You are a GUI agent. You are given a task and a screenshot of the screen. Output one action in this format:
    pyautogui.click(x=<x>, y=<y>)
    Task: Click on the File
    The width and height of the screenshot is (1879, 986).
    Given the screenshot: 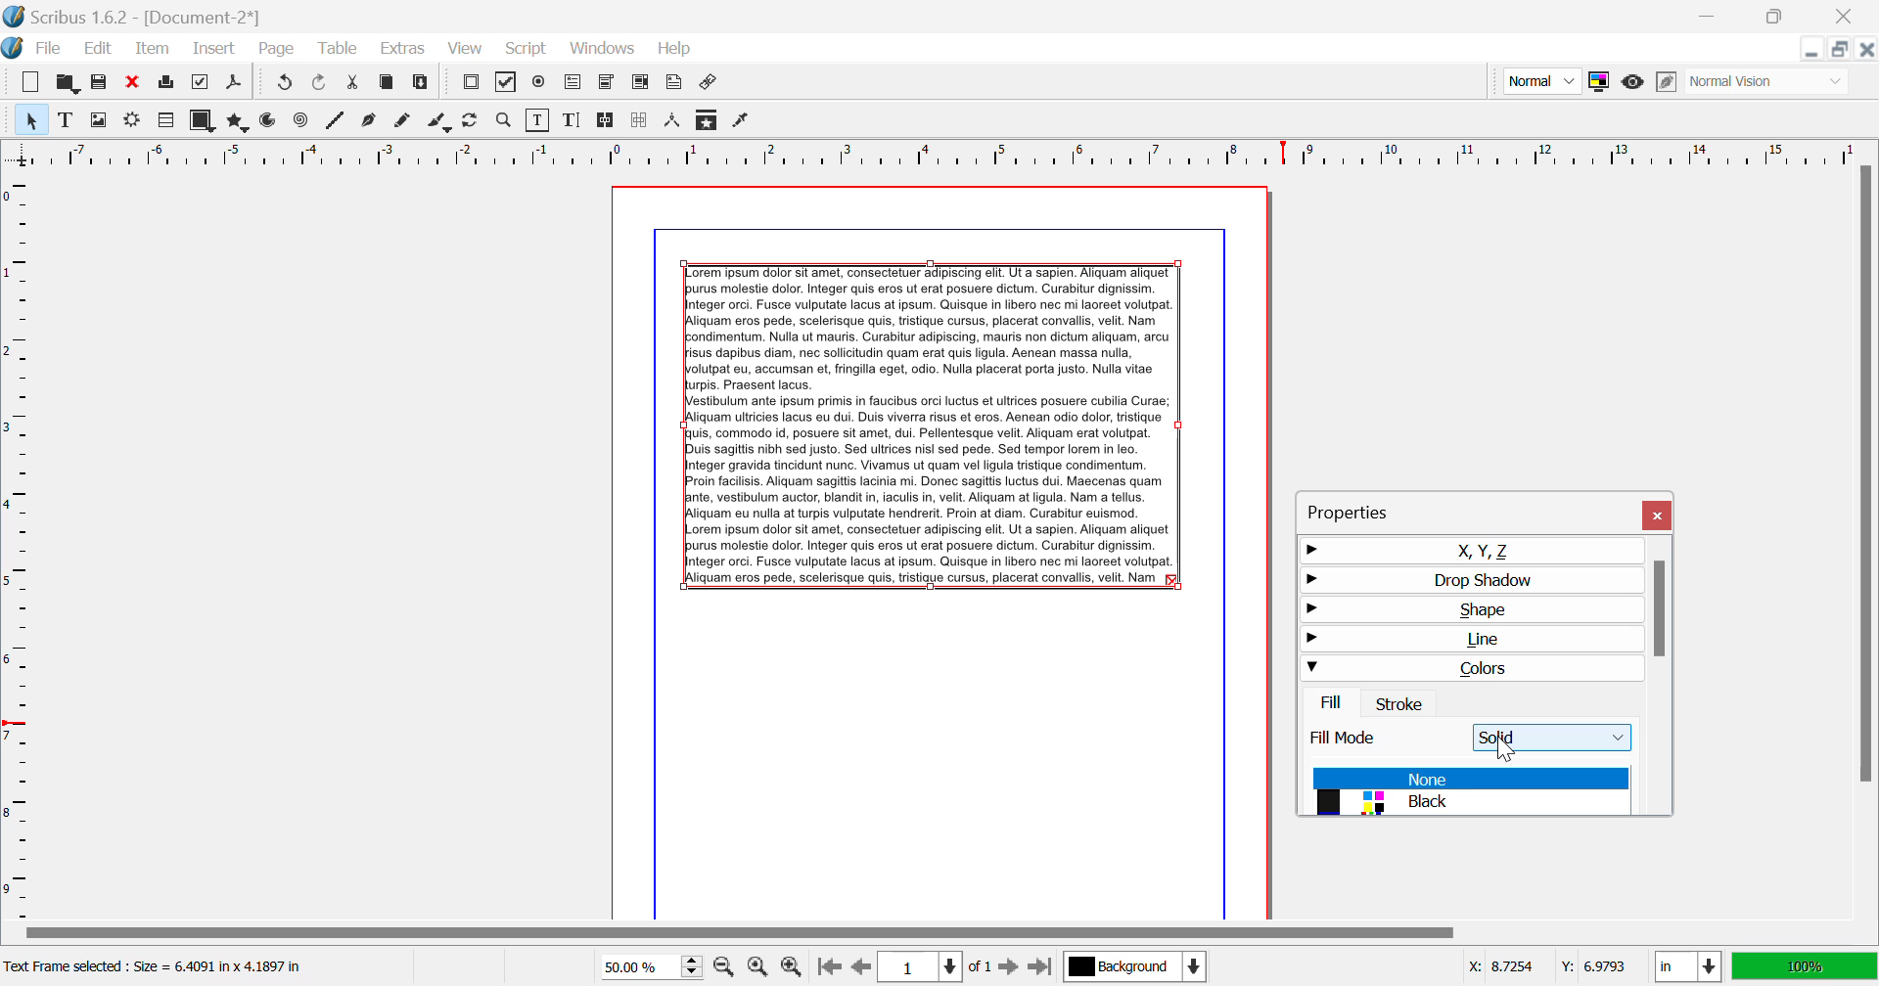 What is the action you would take?
    pyautogui.click(x=35, y=49)
    